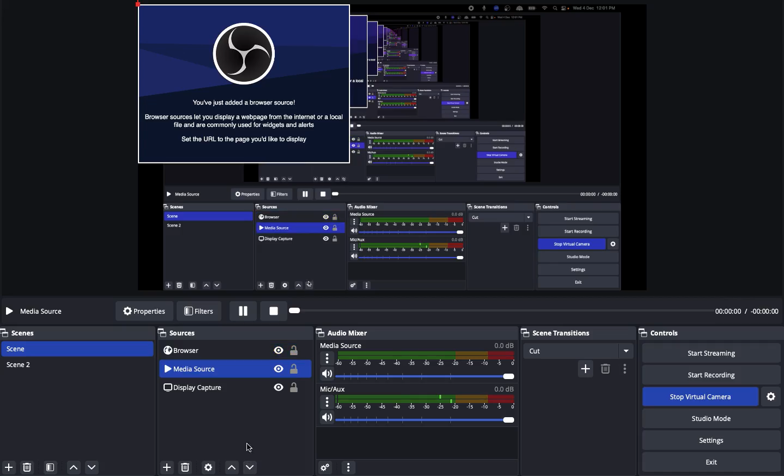  Describe the element at coordinates (417, 353) in the screenshot. I see `Media source` at that location.